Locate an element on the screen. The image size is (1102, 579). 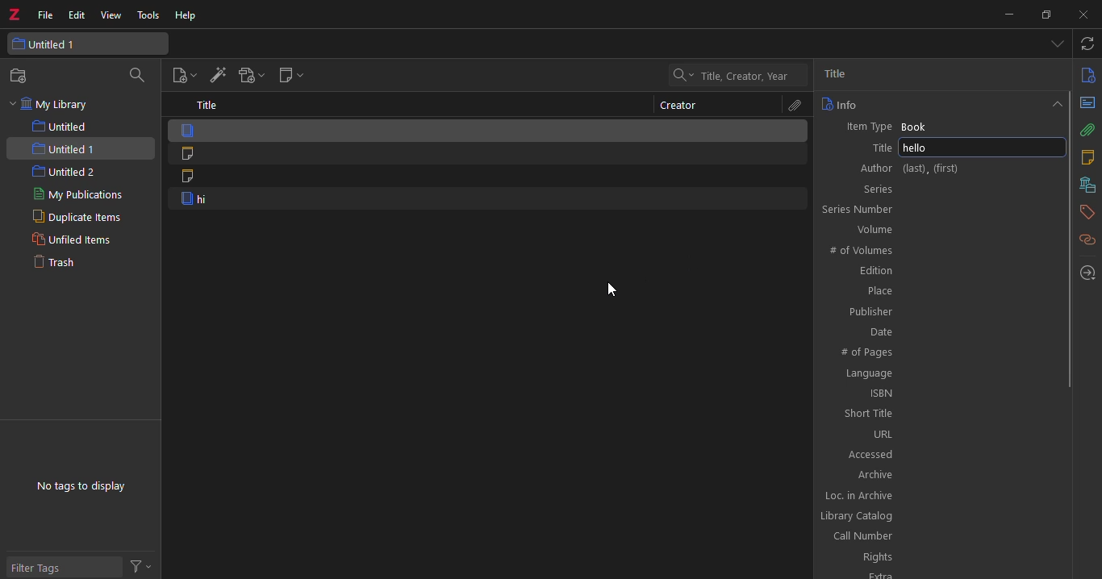
attach is located at coordinates (1088, 130).